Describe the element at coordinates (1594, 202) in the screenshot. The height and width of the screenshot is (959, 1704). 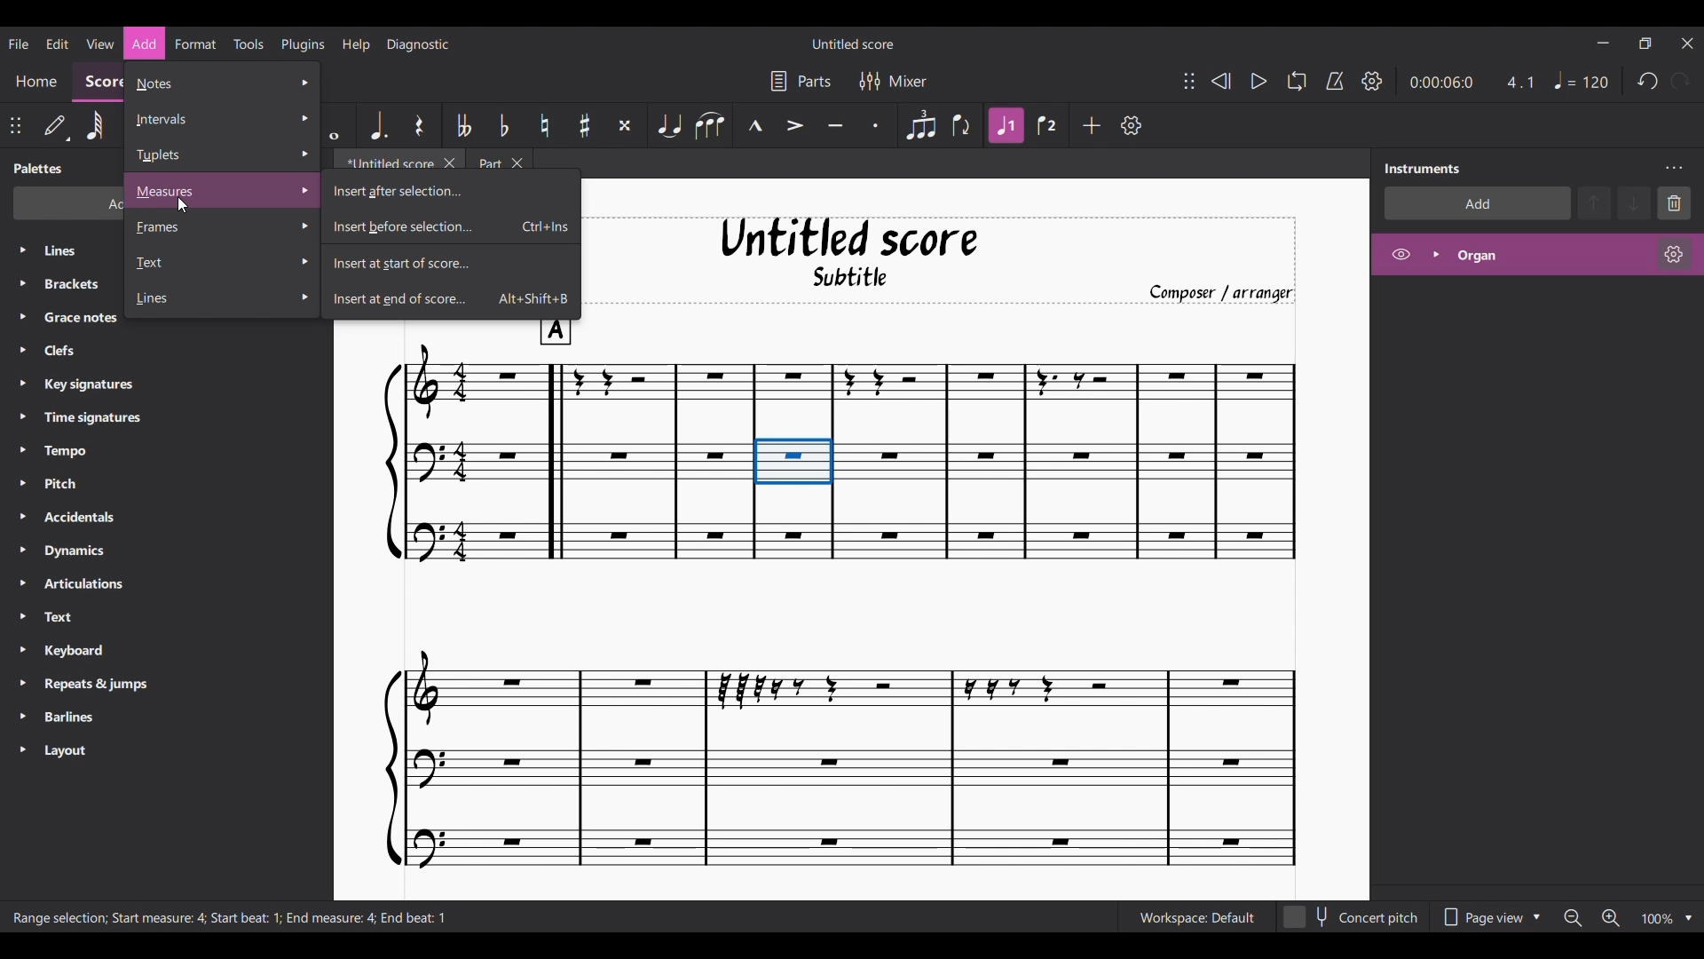
I see `Move up` at that location.